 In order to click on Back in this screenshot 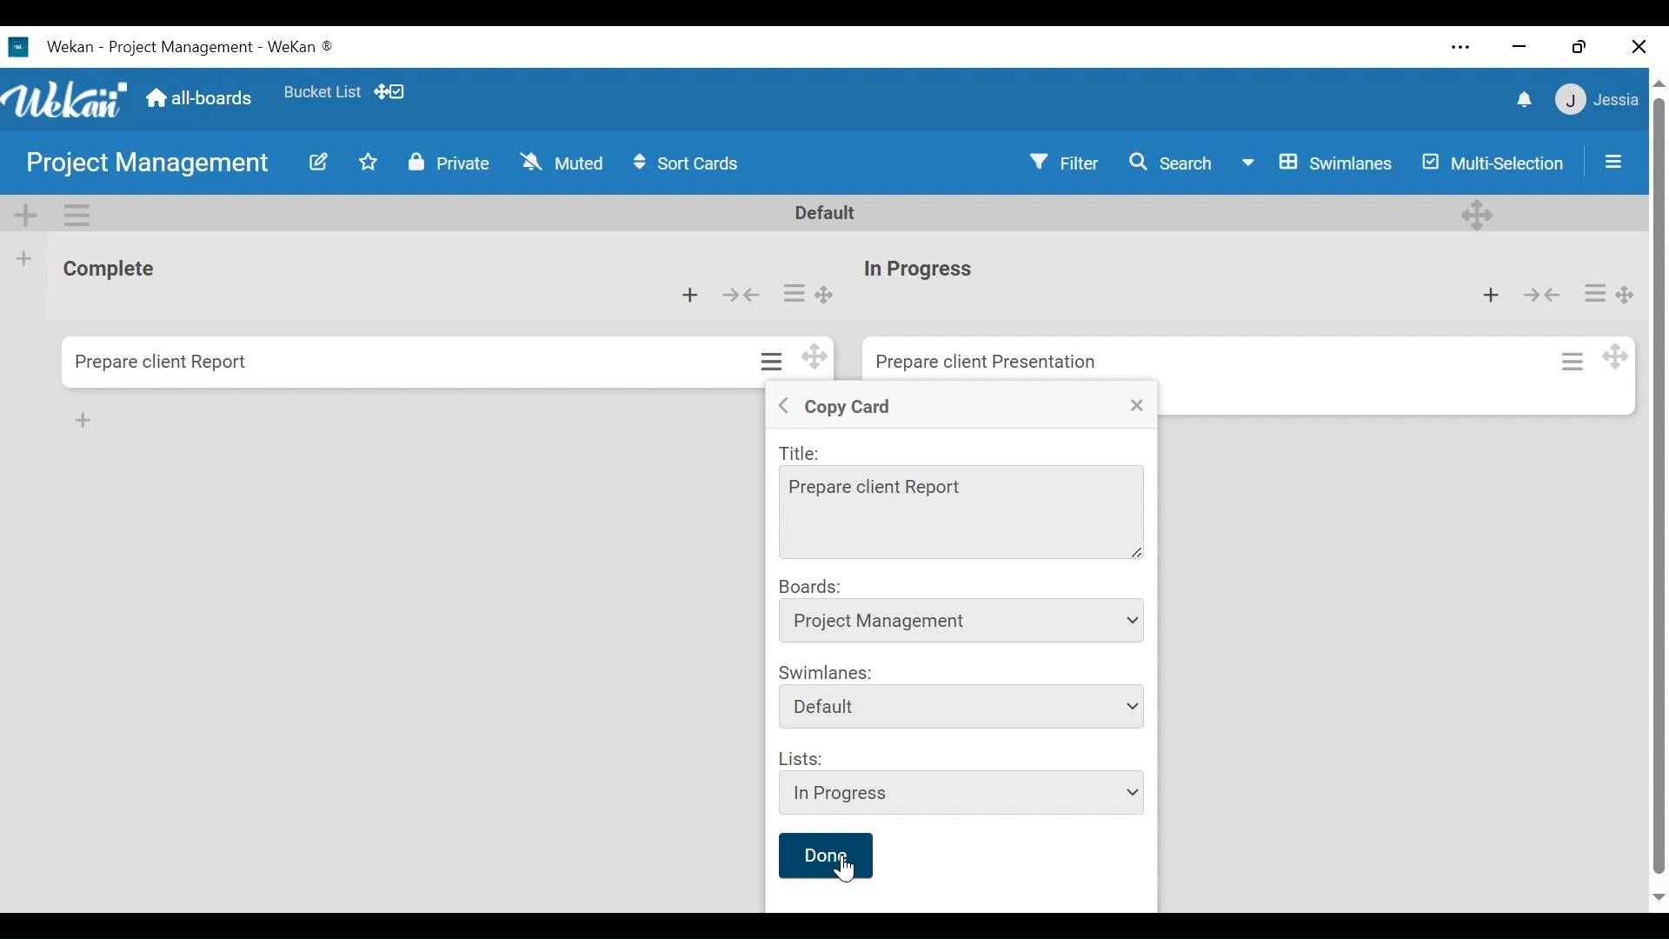, I will do `click(781, 404)`.